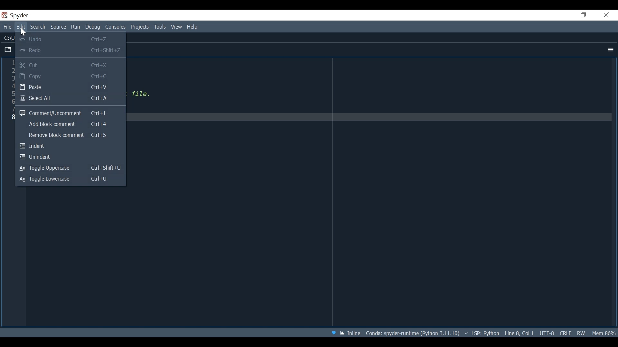  What do you see at coordinates (8, 50) in the screenshot?
I see `Browse tab` at bounding box center [8, 50].